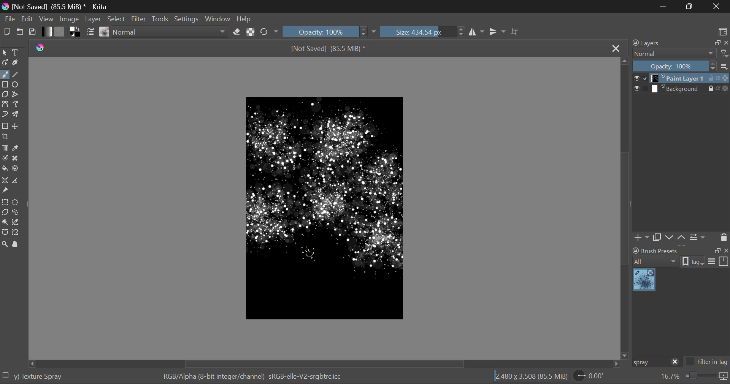 This screenshot has width=730, height=384. Describe the element at coordinates (719, 88) in the screenshot. I see `actions` at that location.